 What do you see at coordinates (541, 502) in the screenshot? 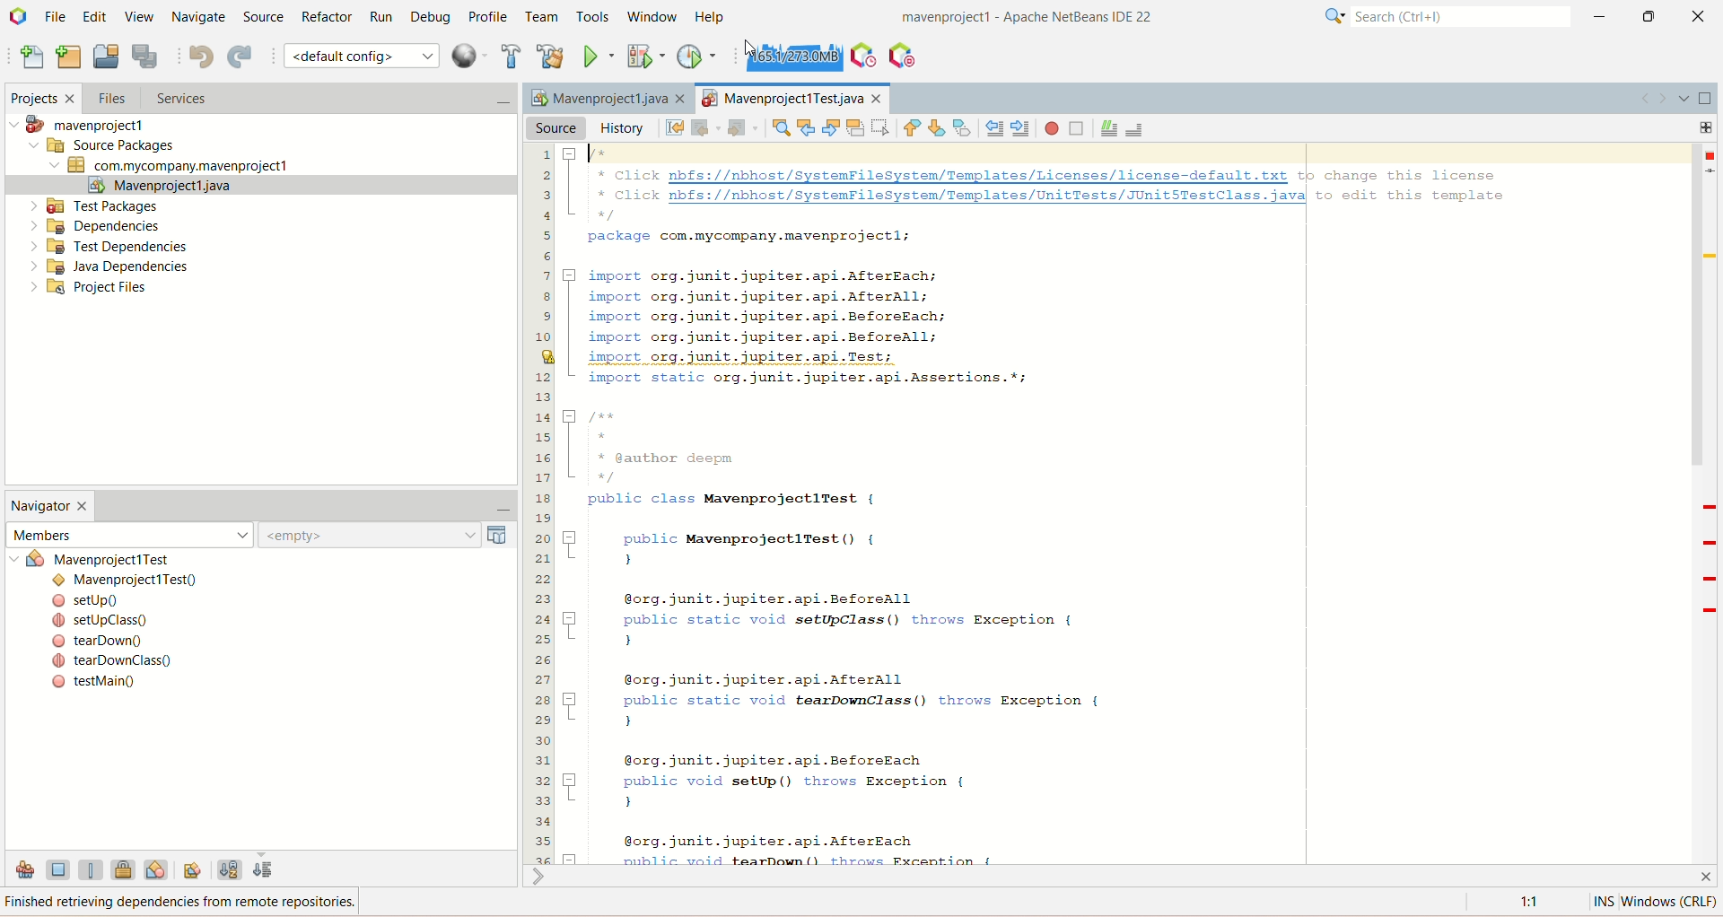
I see `line number` at bounding box center [541, 502].